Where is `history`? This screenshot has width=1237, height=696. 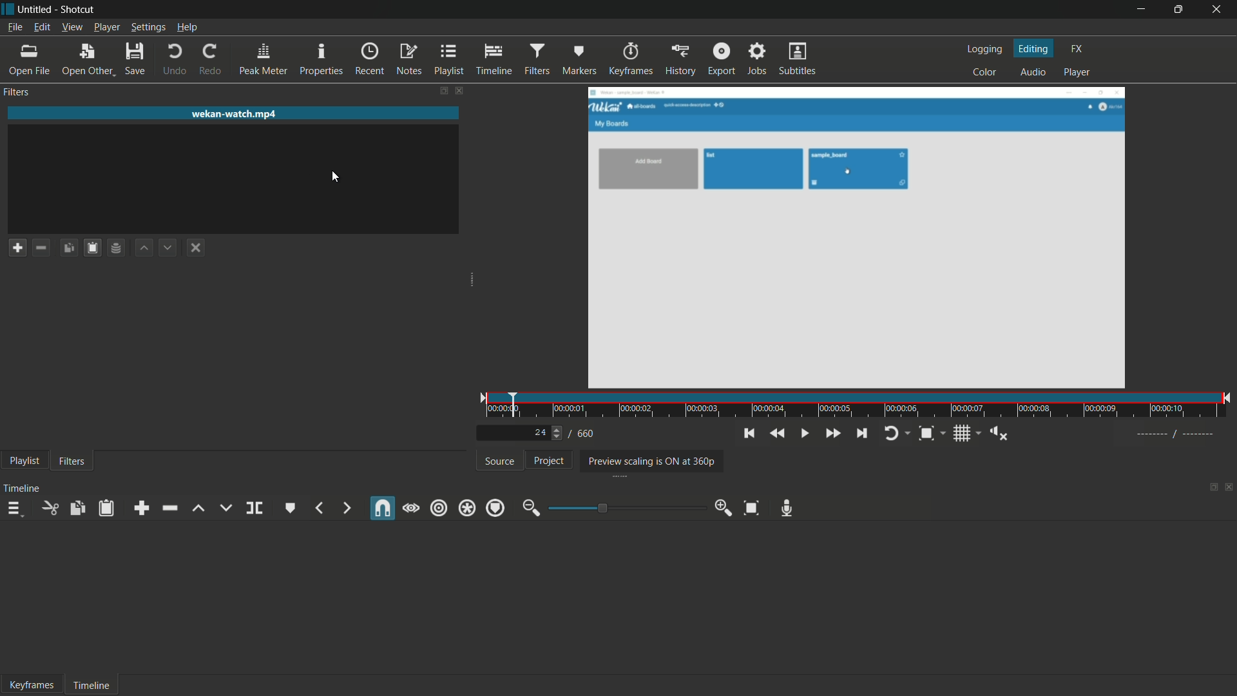 history is located at coordinates (680, 59).